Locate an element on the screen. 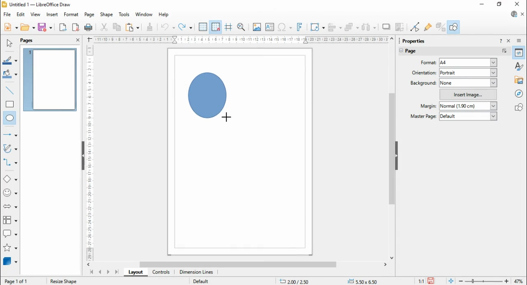 Image resolution: width=527 pixels, height=285 pixels. scroll bar is located at coordinates (392, 148).